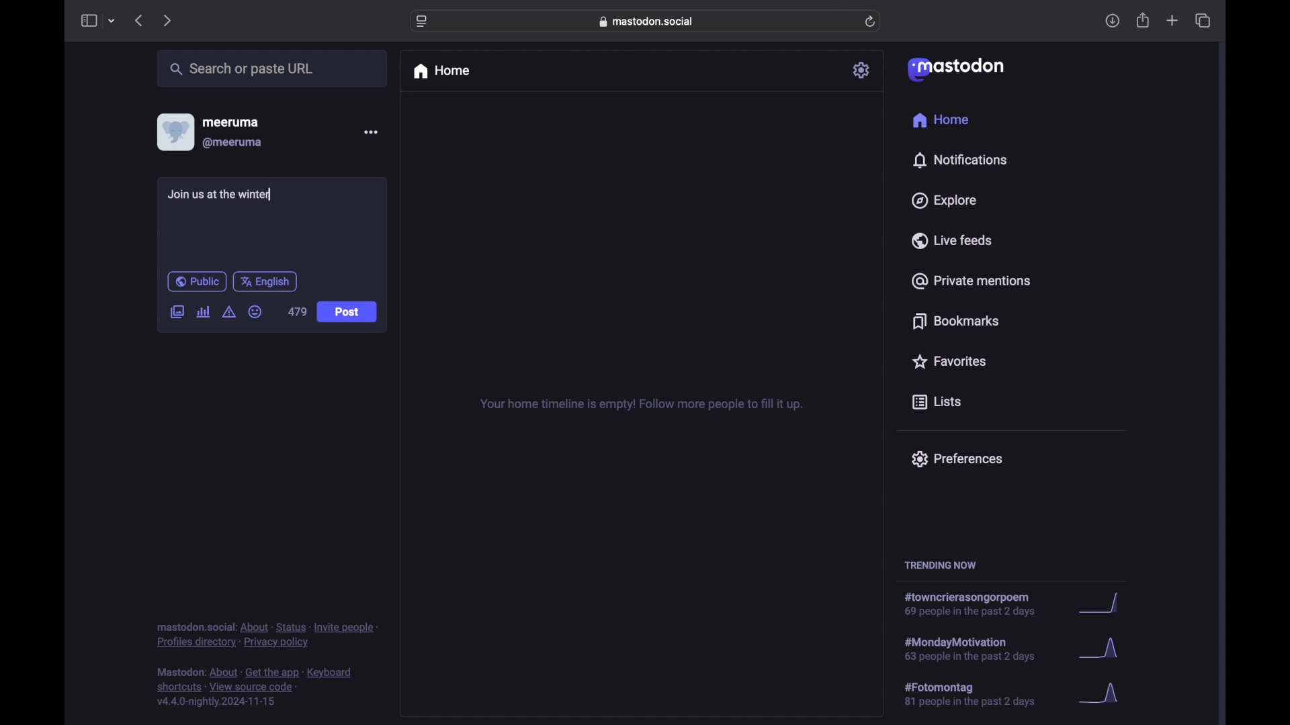 Image resolution: width=1290 pixels, height=725 pixels. I want to click on add content warning, so click(228, 312).